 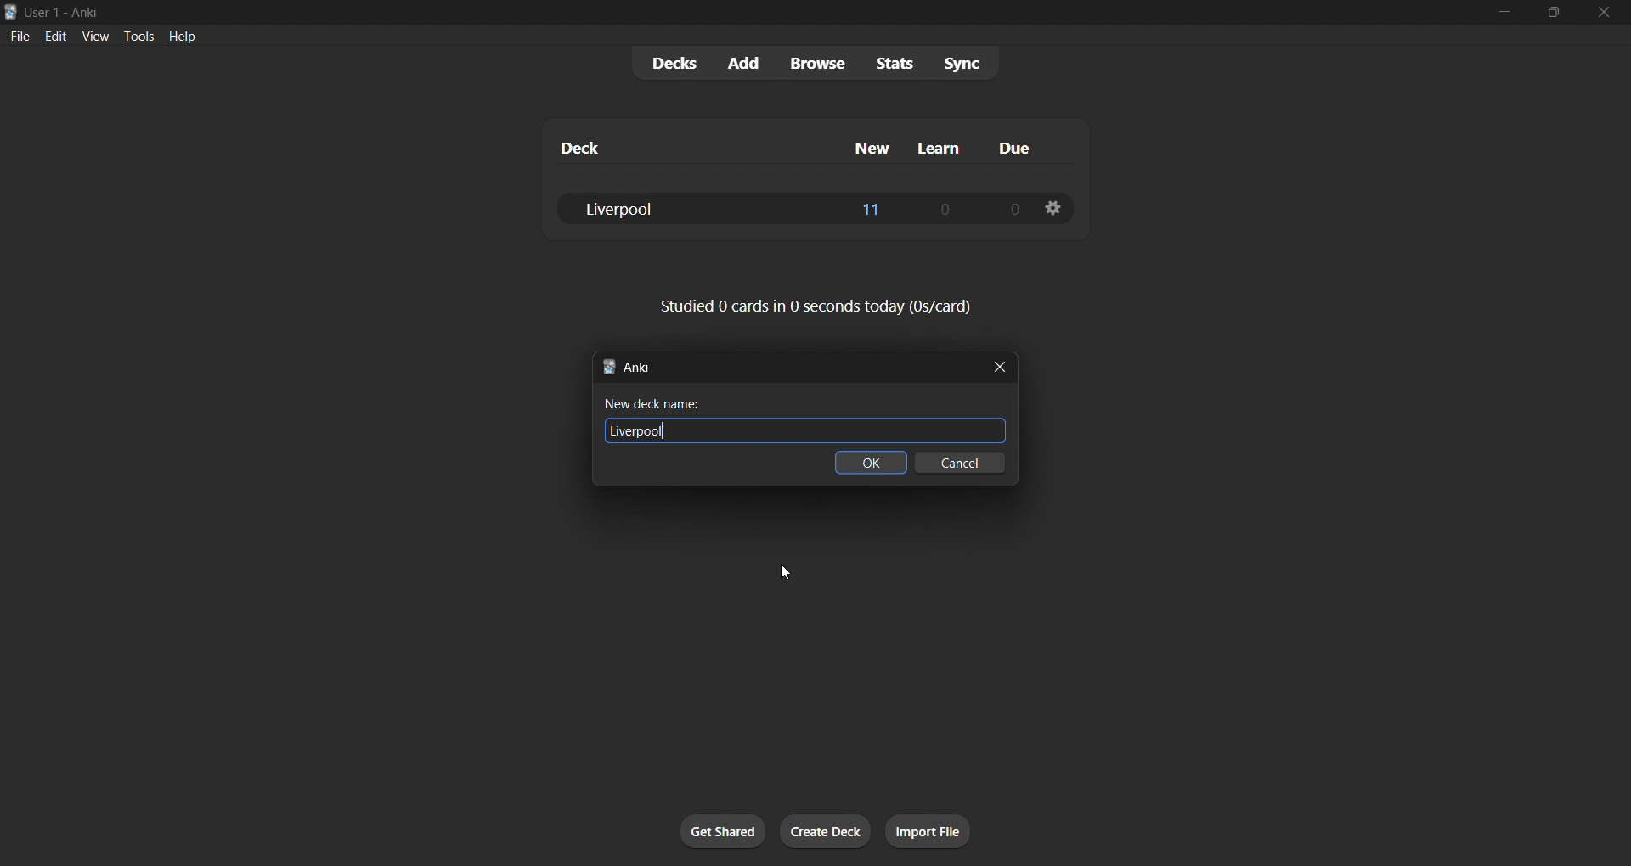 I want to click on Liverpool, so click(x=810, y=430).